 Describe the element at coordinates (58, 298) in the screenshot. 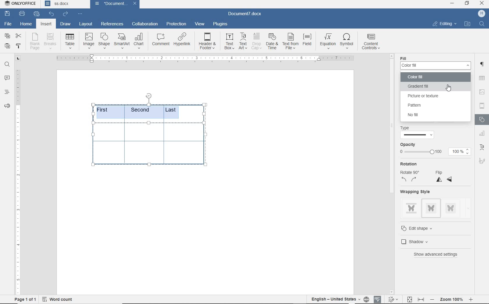

I see `word count` at that location.